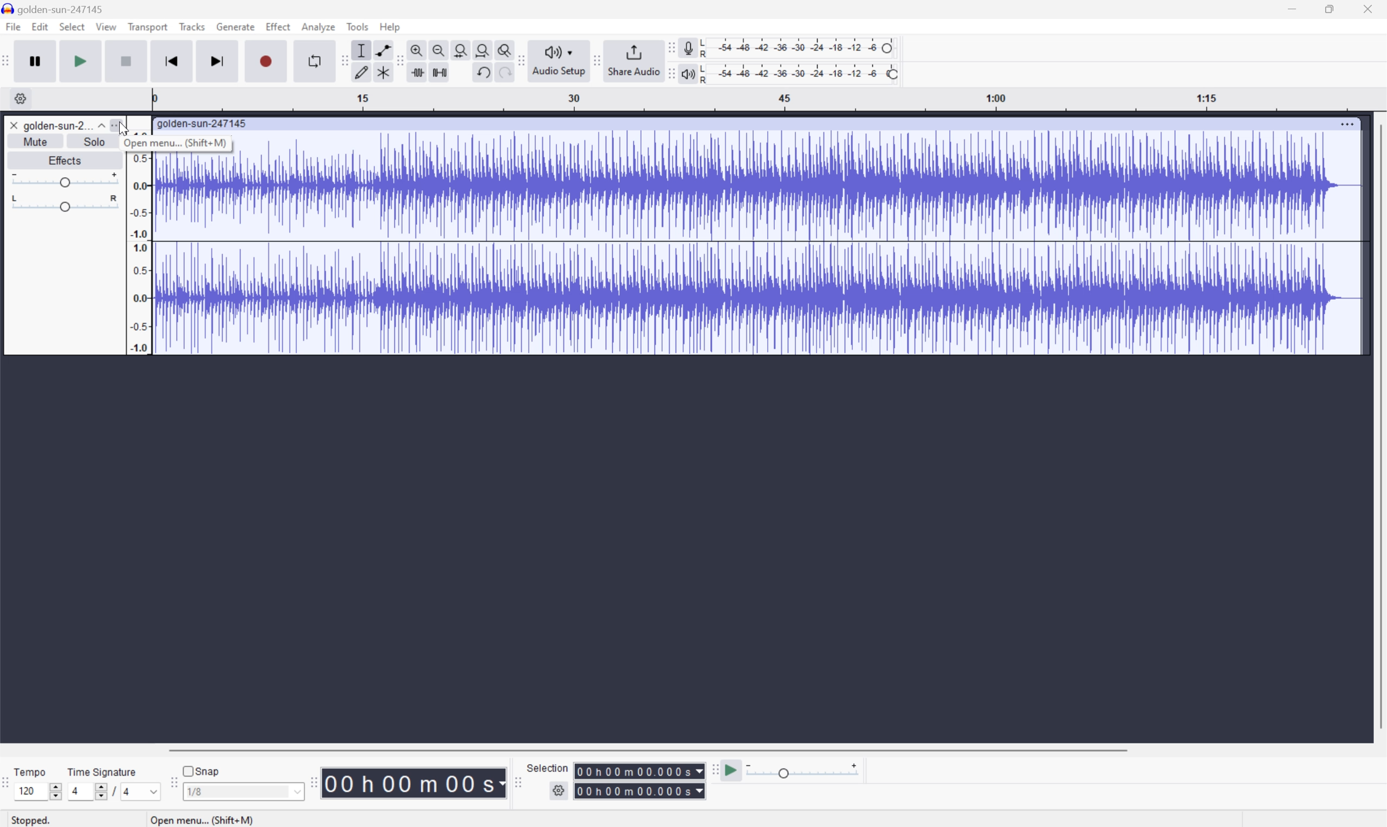 The width and height of the screenshot is (1387, 827). Describe the element at coordinates (687, 73) in the screenshot. I see `Playback meter` at that location.